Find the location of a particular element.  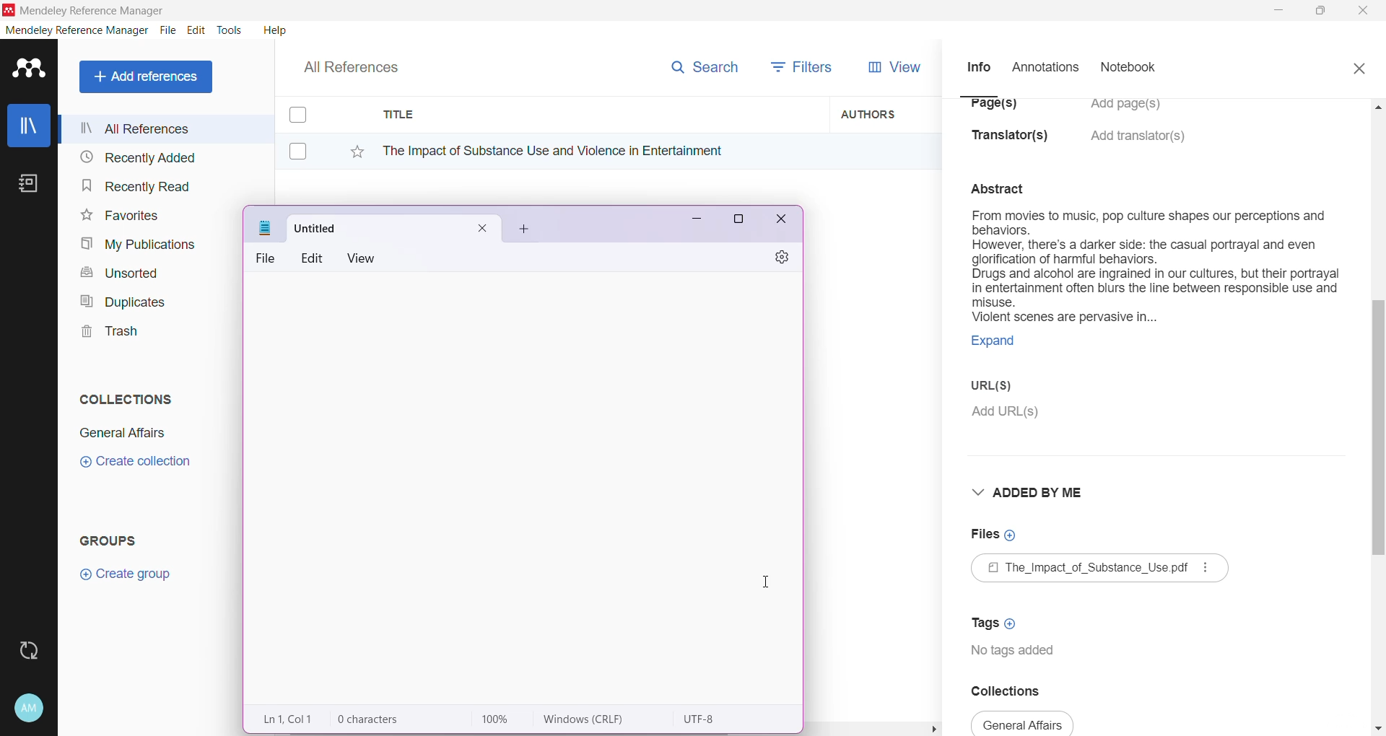

My Publications is located at coordinates (136, 245).